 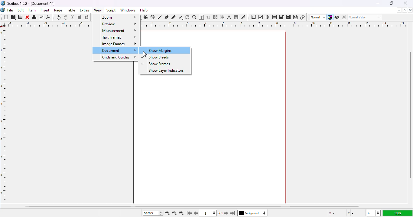 What do you see at coordinates (115, 51) in the screenshot?
I see `document` at bounding box center [115, 51].